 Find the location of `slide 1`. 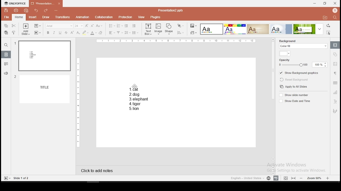

slide 1 is located at coordinates (45, 55).